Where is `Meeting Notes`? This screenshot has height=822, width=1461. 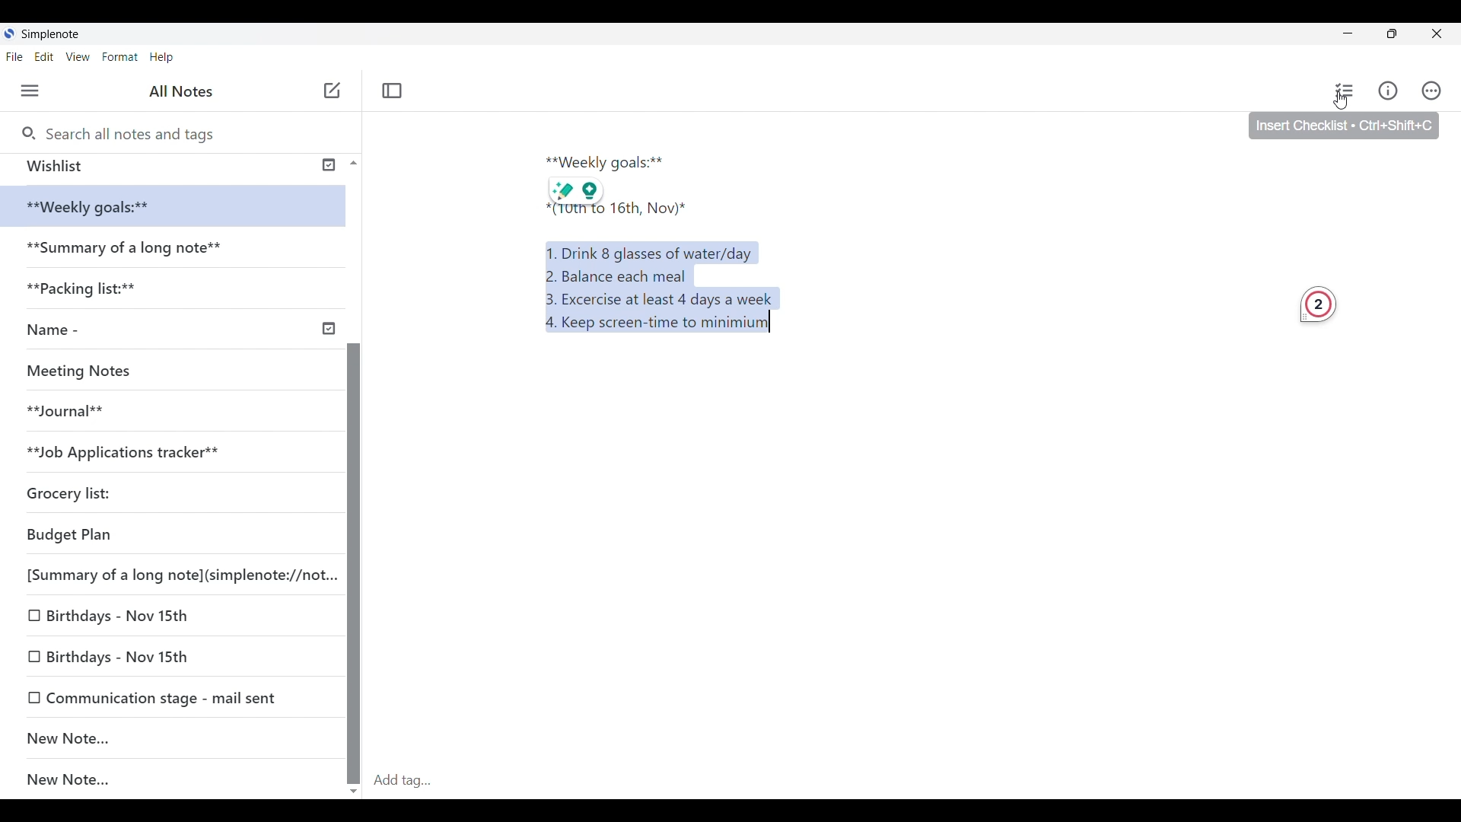
Meeting Notes is located at coordinates (85, 368).